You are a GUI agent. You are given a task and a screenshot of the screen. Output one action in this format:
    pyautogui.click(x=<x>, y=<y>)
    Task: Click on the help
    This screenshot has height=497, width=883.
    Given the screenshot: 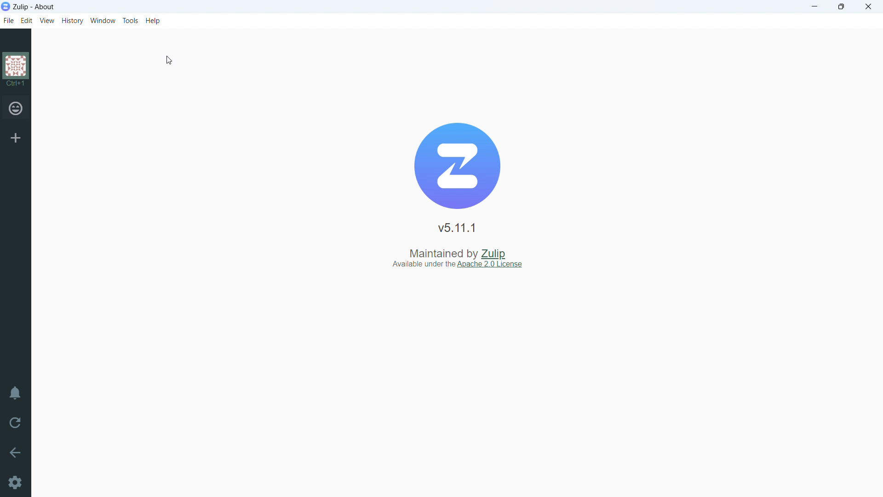 What is the action you would take?
    pyautogui.click(x=153, y=20)
    